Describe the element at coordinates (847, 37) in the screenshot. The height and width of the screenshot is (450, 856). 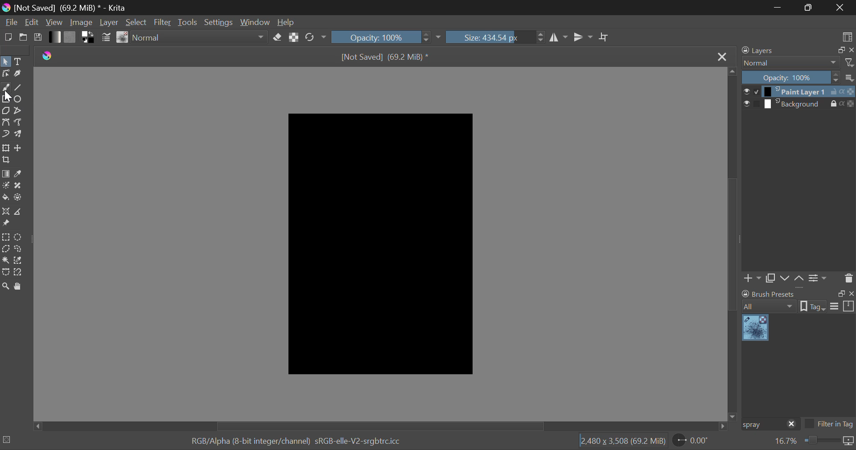
I see `Choose Workspace` at that location.